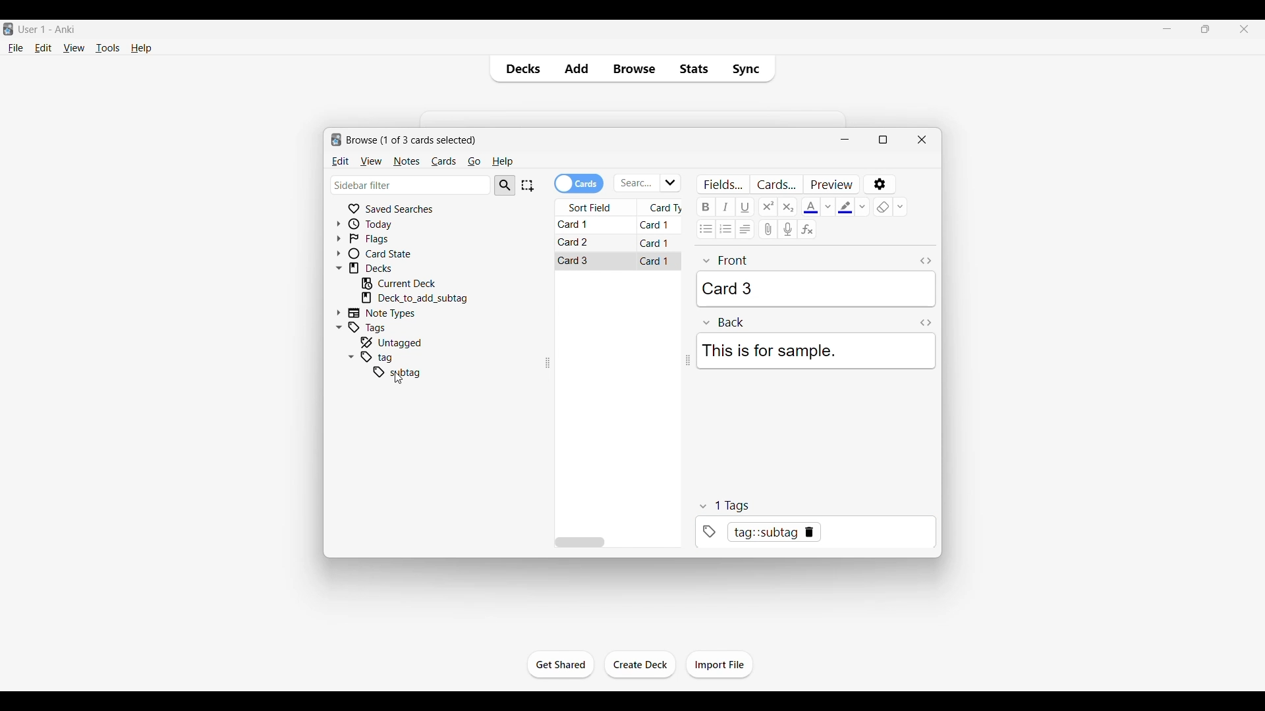 The width and height of the screenshot is (1265, 711). Describe the element at coordinates (1205, 29) in the screenshot. I see `Show interface in a smaller tab` at that location.